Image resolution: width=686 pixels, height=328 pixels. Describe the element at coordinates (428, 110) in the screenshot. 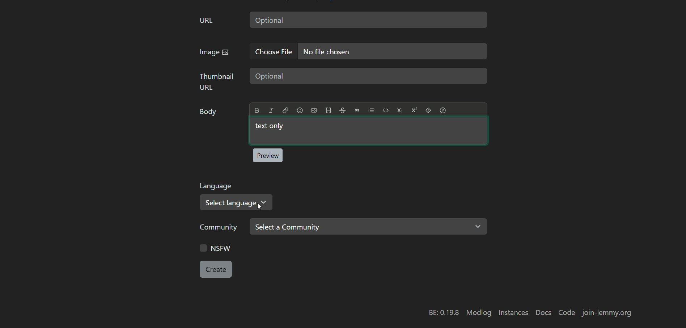

I see `Spoiler` at that location.